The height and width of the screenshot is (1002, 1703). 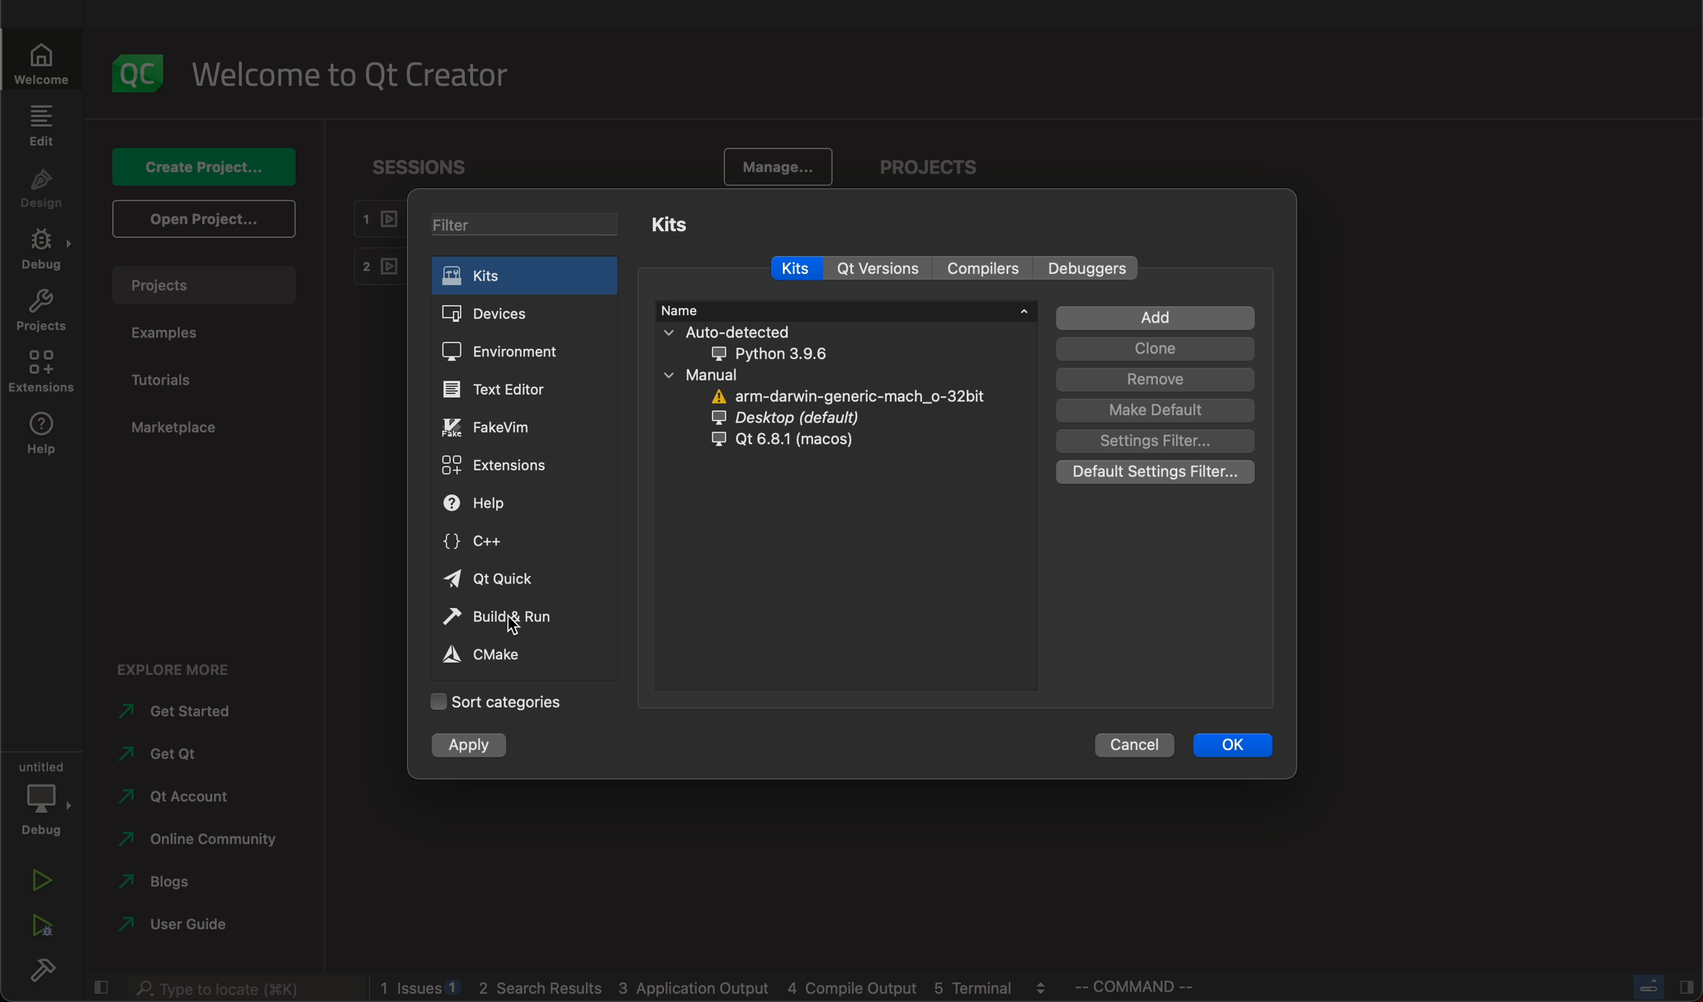 I want to click on open, so click(x=201, y=219).